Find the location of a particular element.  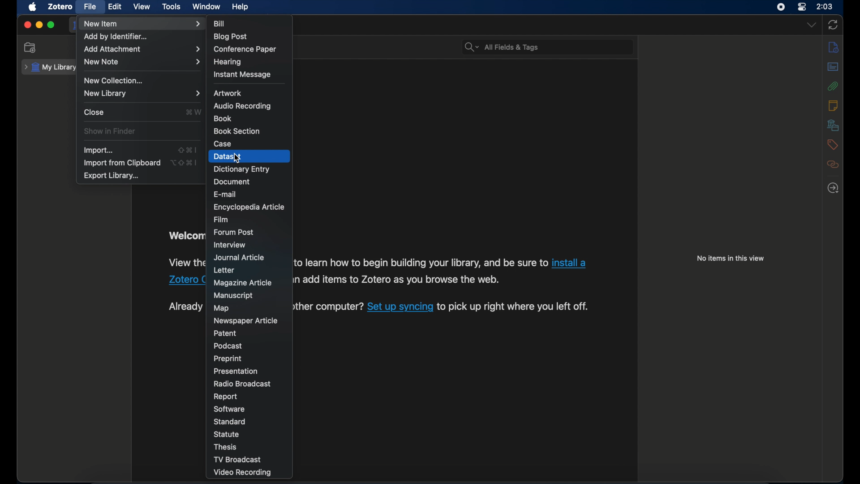

no items in this view is located at coordinates (731, 258).